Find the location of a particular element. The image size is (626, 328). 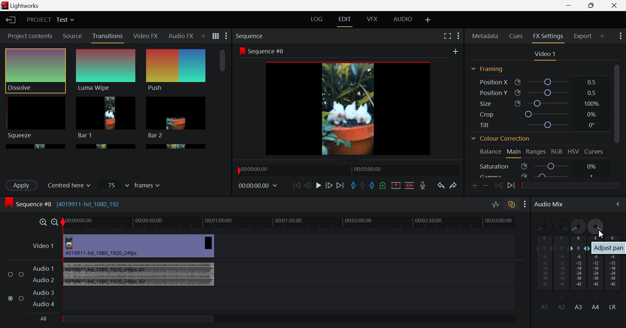

Saturation is located at coordinates (539, 166).